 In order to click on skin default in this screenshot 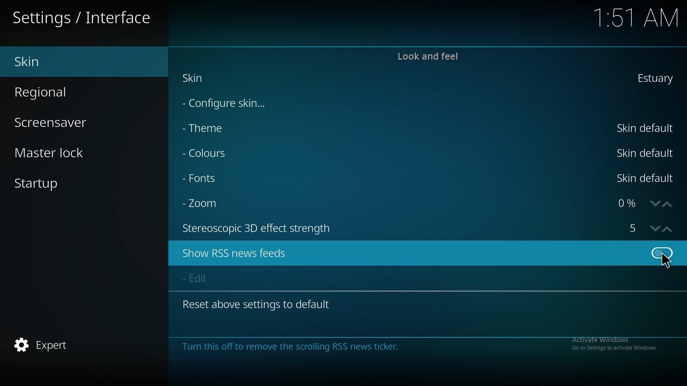, I will do `click(645, 152)`.